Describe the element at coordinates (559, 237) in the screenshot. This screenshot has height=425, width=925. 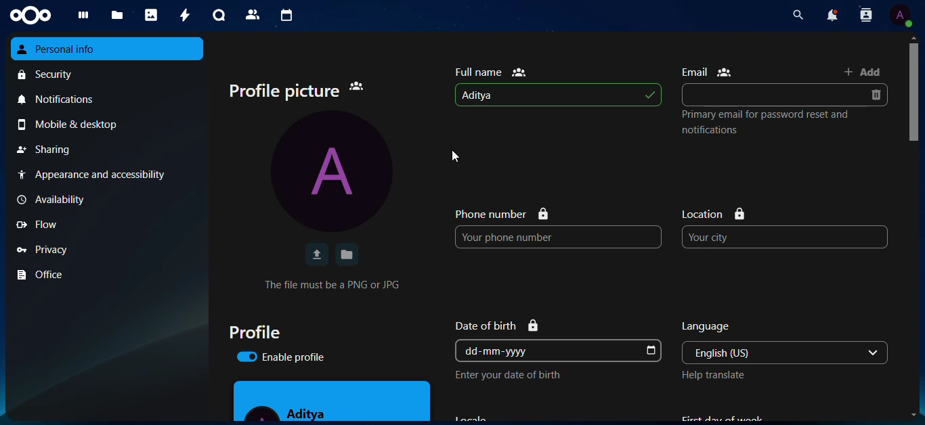
I see `Your phone number` at that location.